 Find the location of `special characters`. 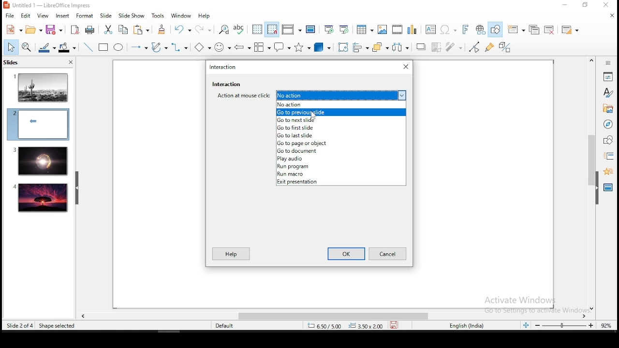

special characters is located at coordinates (447, 30).